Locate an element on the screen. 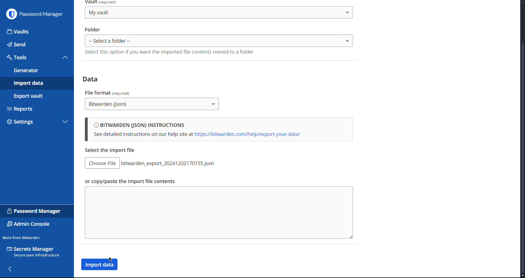 This screenshot has width=525, height=278. back is located at coordinates (10, 269).